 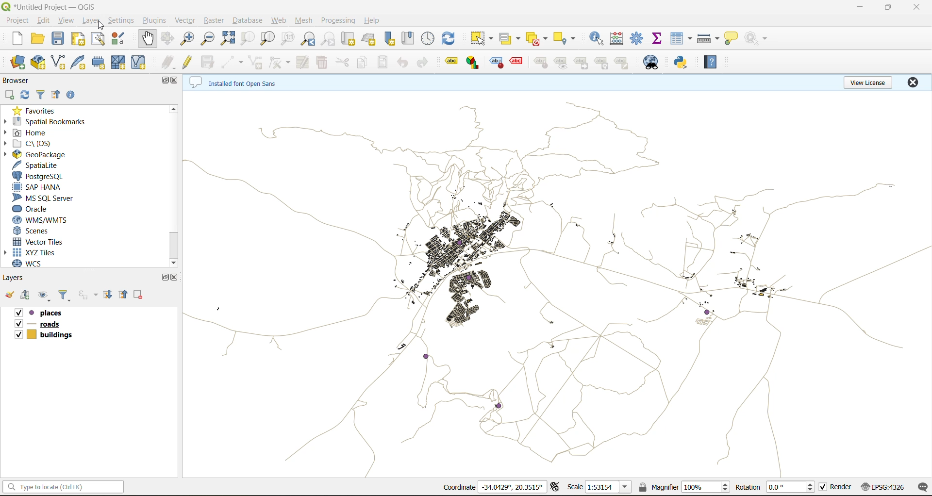 I want to click on favorites, so click(x=40, y=111).